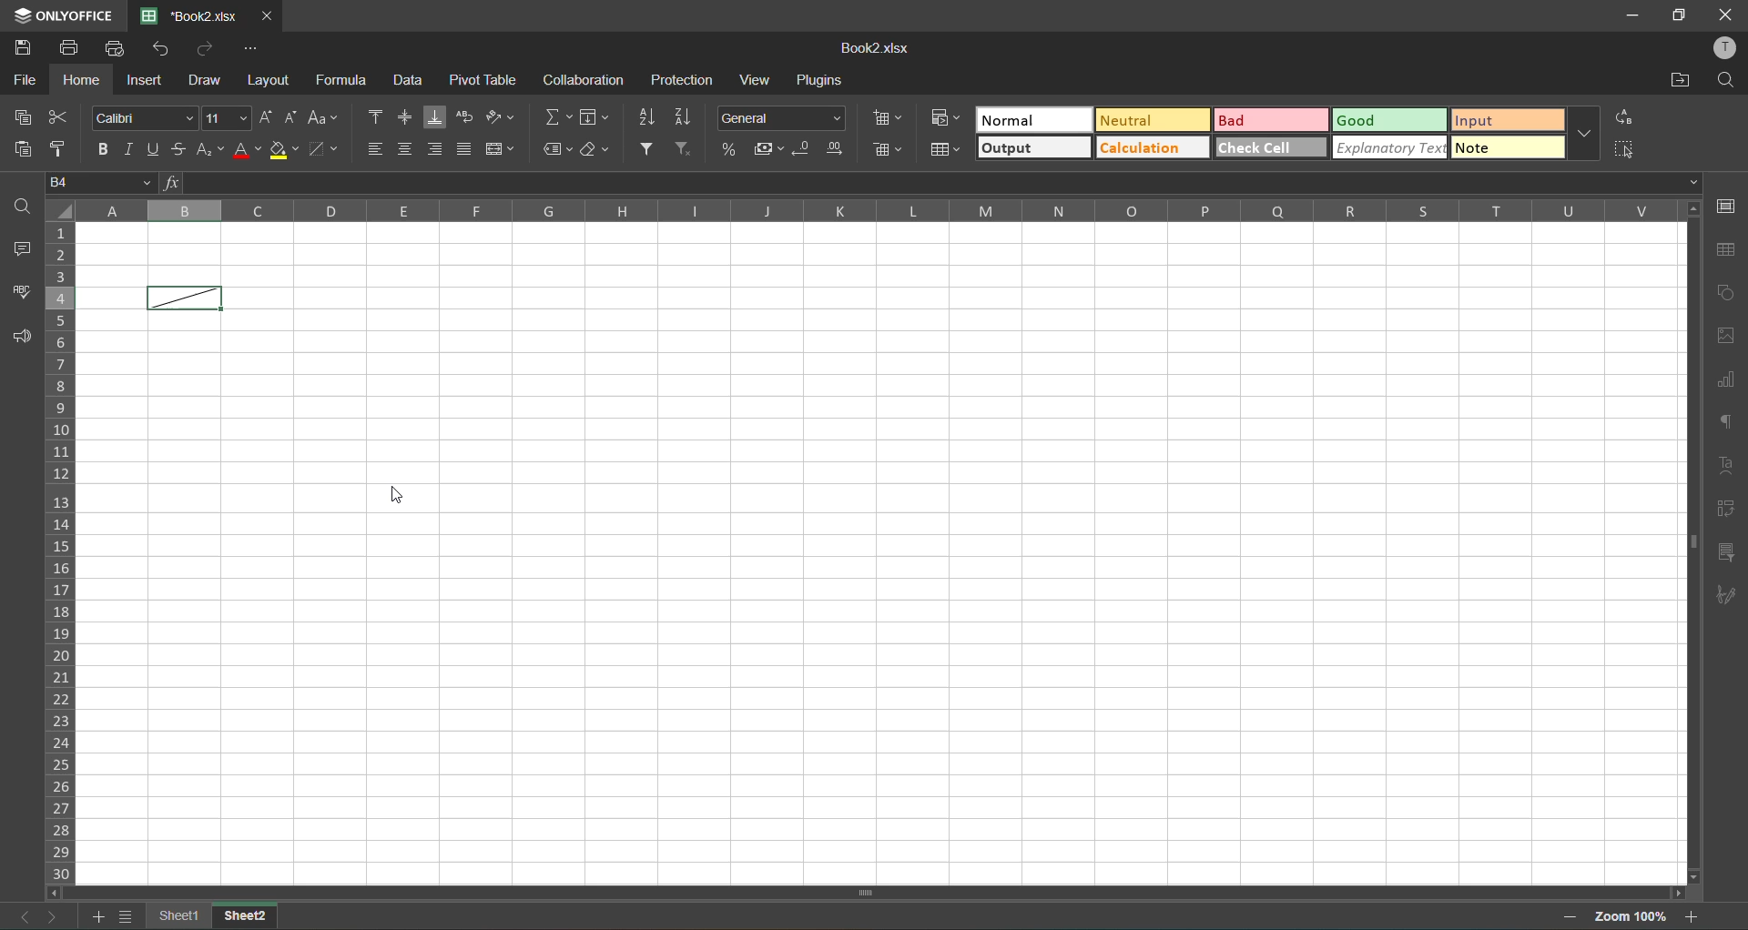 This screenshot has width=1748, height=930. What do you see at coordinates (686, 147) in the screenshot?
I see `clearfilter` at bounding box center [686, 147].